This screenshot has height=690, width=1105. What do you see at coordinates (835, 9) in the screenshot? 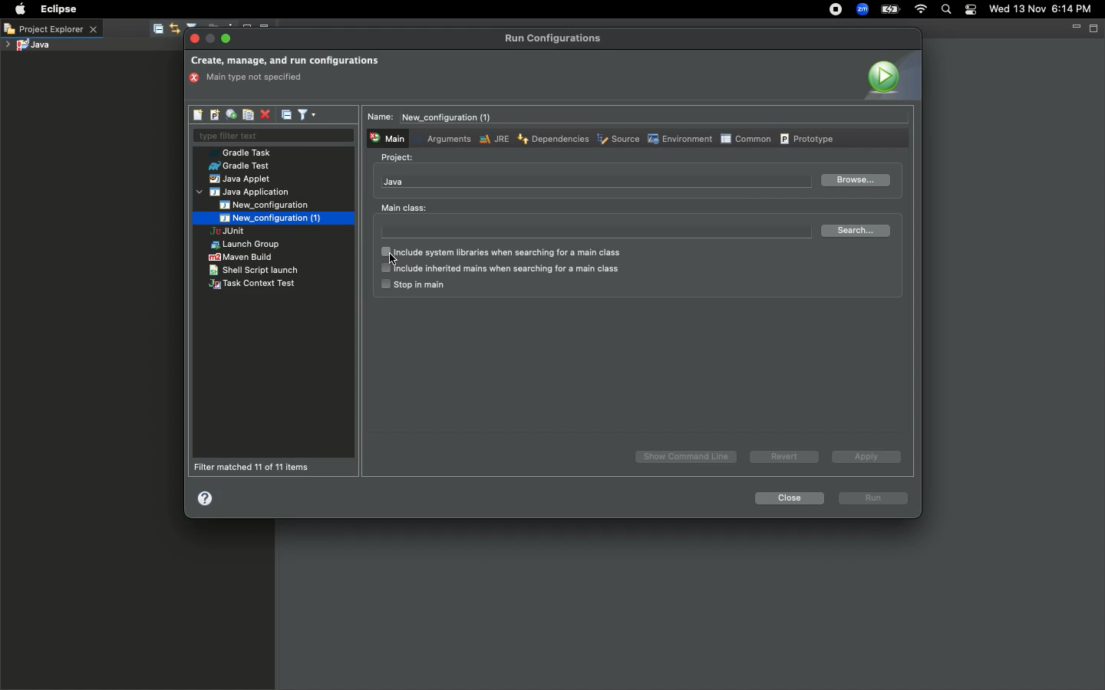
I see `Recording` at bounding box center [835, 9].